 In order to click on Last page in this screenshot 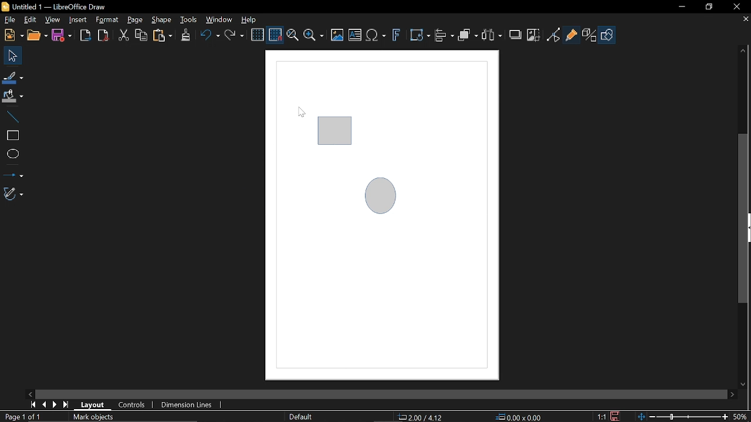, I will do `click(67, 405)`.